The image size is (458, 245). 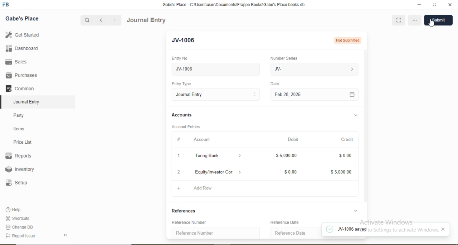 What do you see at coordinates (291, 172) in the screenshot?
I see `$0.00` at bounding box center [291, 172].